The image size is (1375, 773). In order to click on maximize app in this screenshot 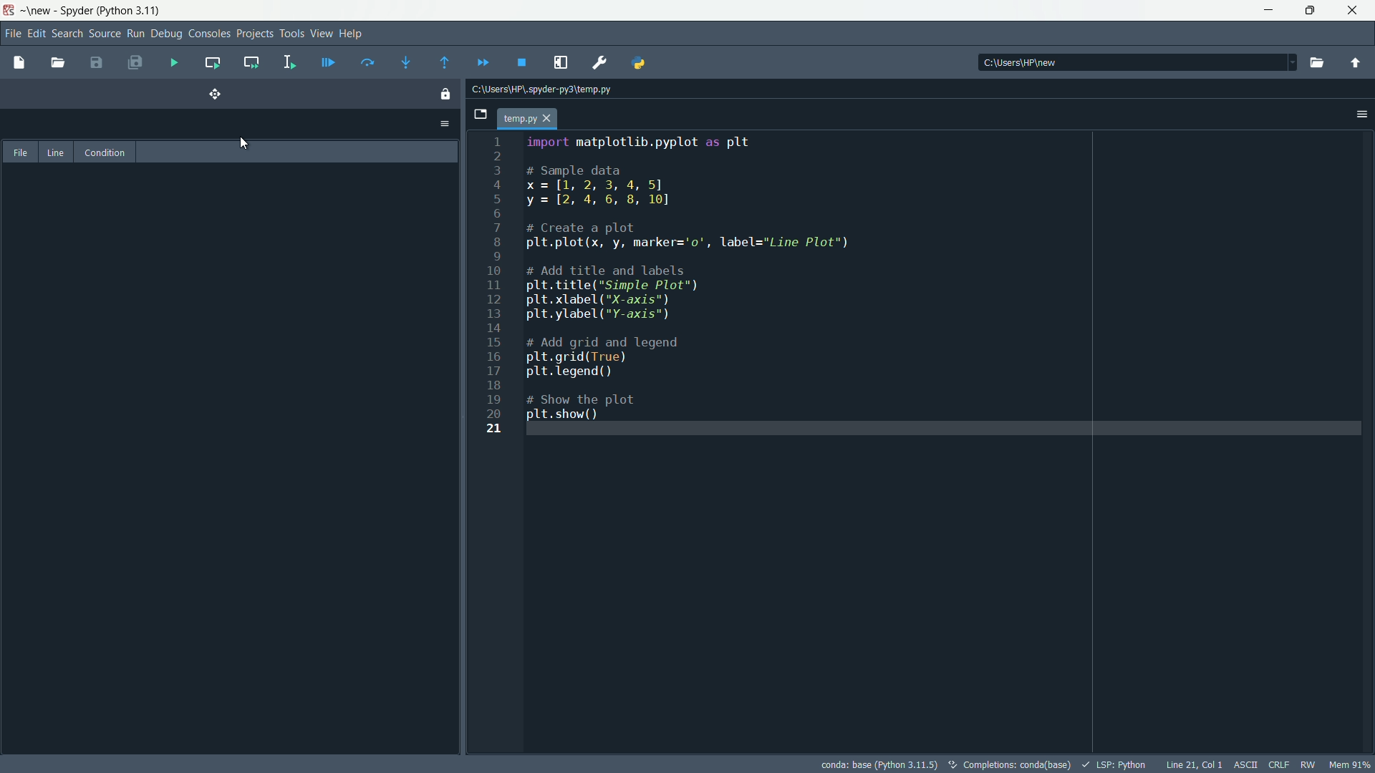, I will do `click(1355, 11)`.